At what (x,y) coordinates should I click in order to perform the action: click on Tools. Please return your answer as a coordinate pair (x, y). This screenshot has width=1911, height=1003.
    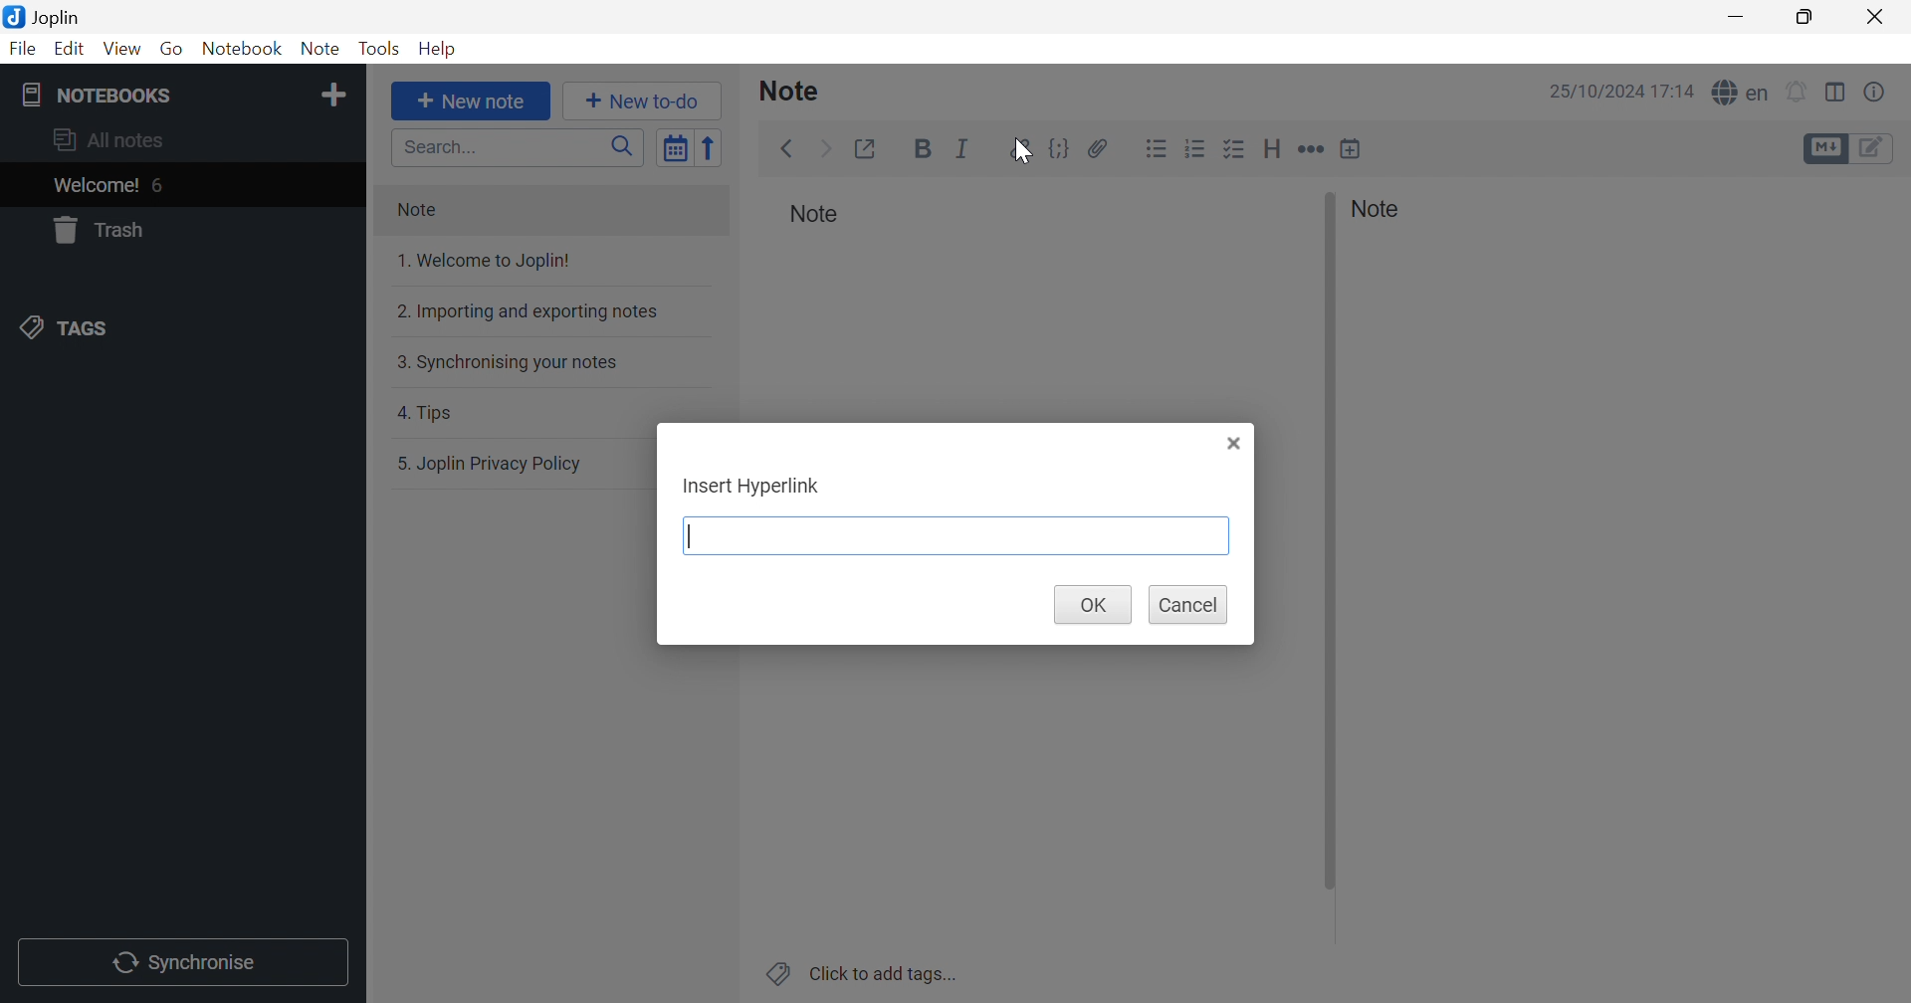
    Looking at the image, I should click on (378, 50).